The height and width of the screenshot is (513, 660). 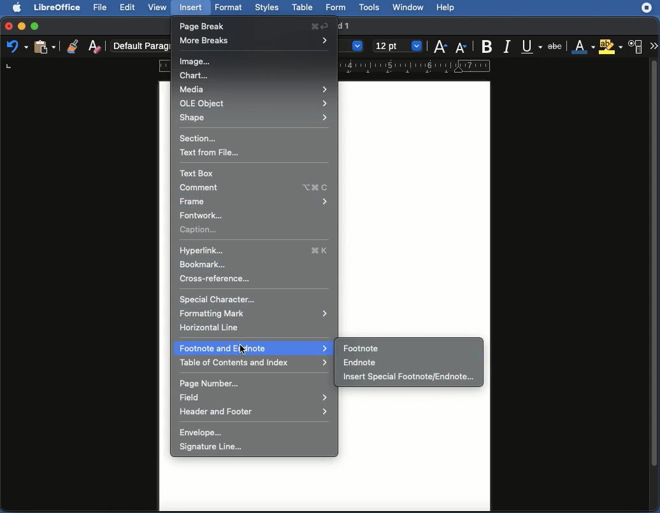 What do you see at coordinates (257, 313) in the screenshot?
I see `Formatting mark` at bounding box center [257, 313].